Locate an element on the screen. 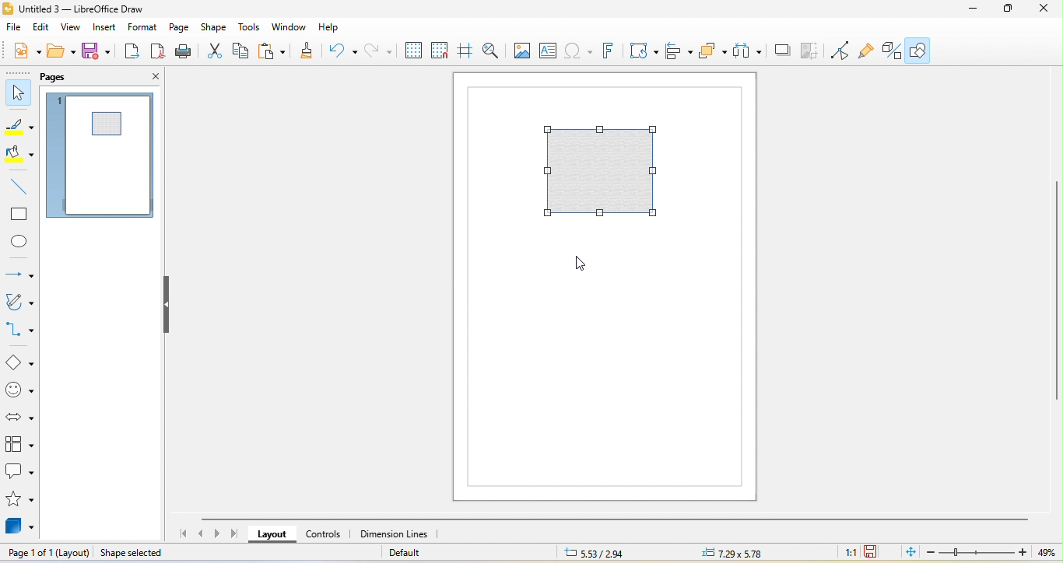  title is located at coordinates (93, 8).